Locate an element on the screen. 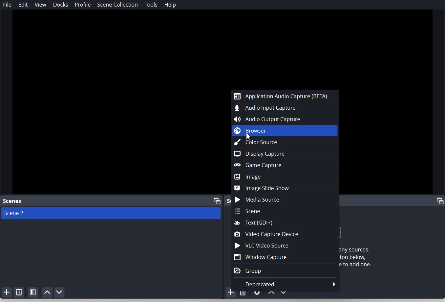  Profile is located at coordinates (82, 5).